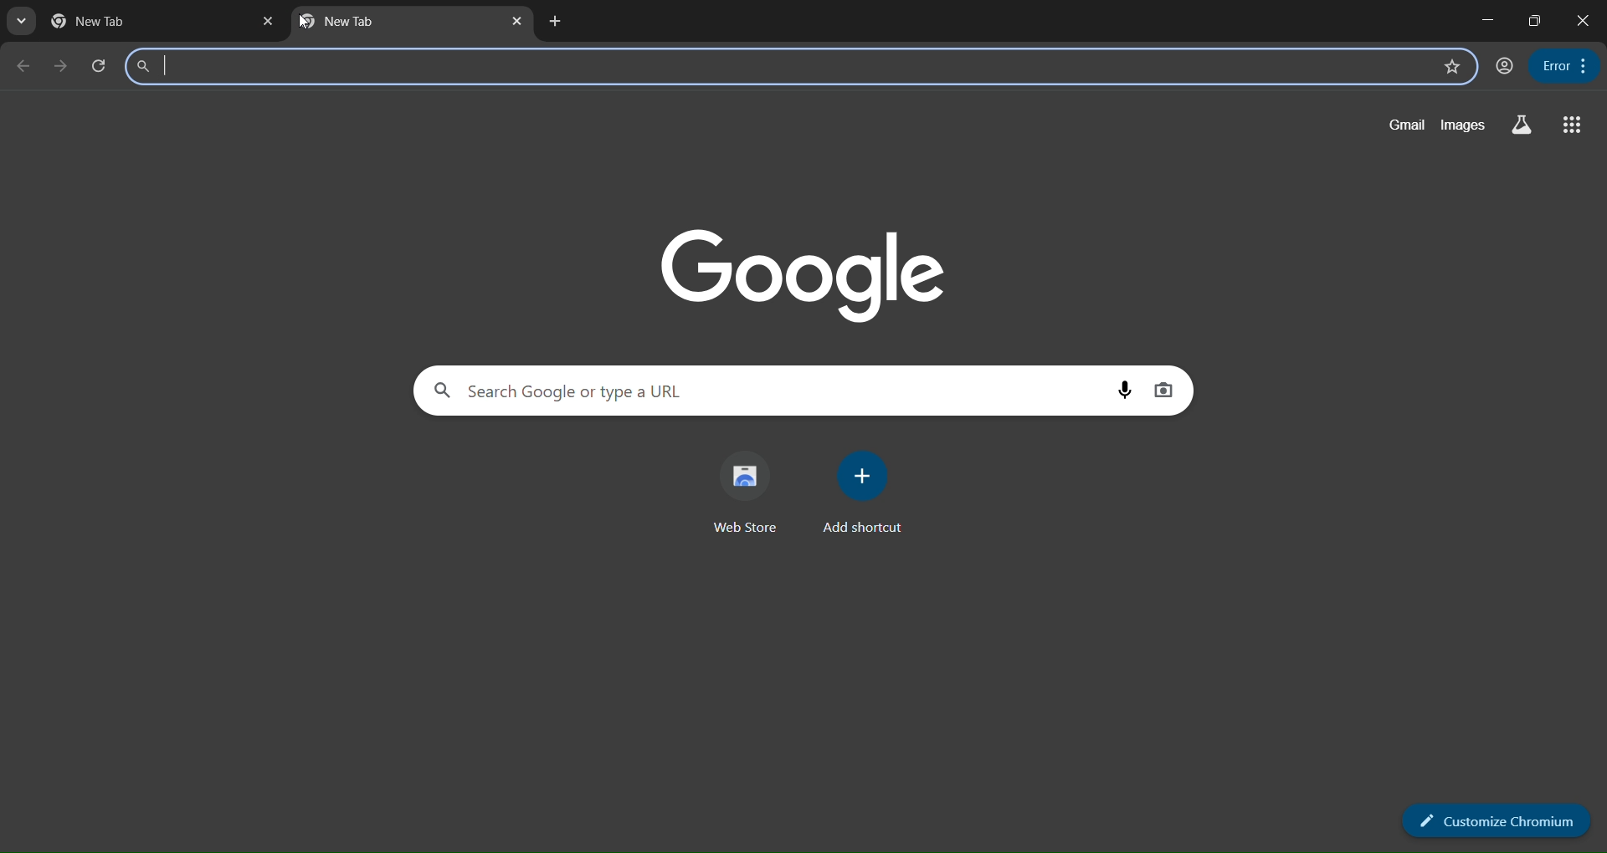  Describe the element at coordinates (146, 67) in the screenshot. I see `search` at that location.